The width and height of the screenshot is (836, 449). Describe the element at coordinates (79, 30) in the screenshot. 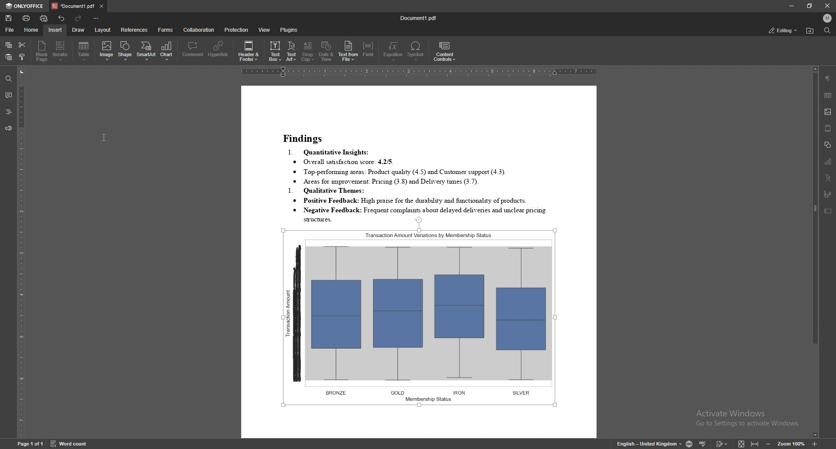

I see `draw` at that location.